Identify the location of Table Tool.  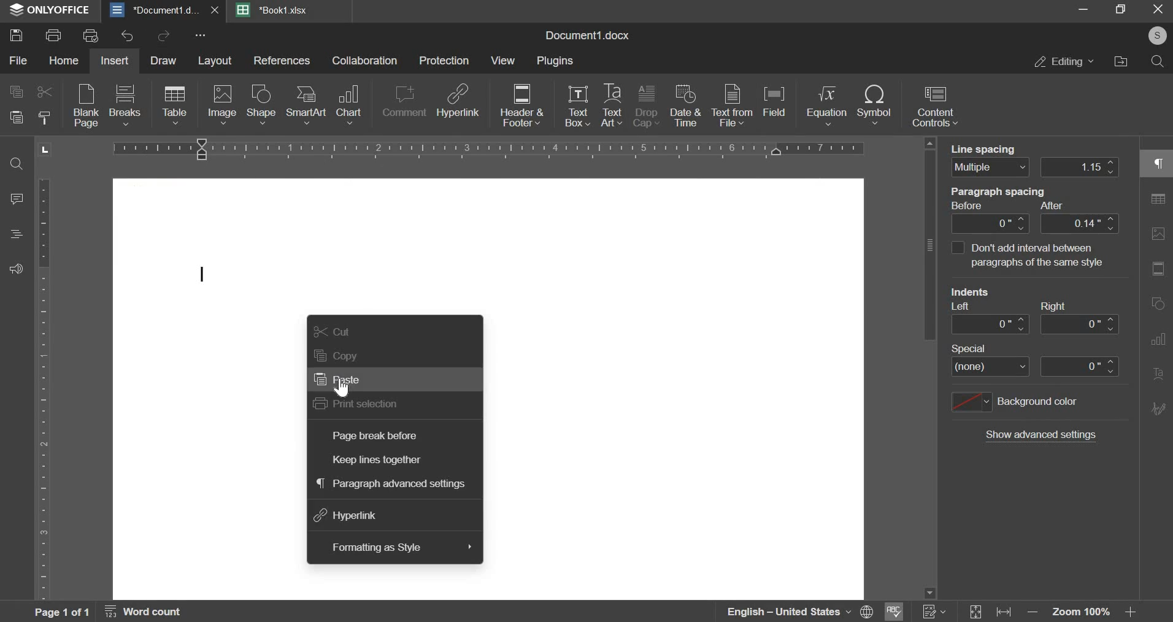
(1158, 163).